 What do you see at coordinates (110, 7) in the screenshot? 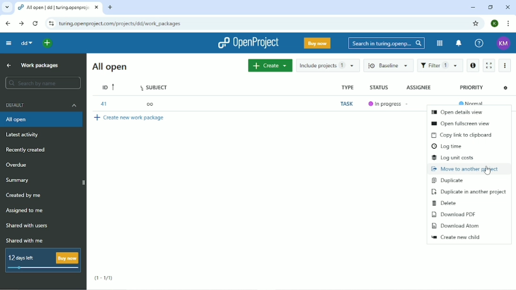
I see `New tab` at bounding box center [110, 7].